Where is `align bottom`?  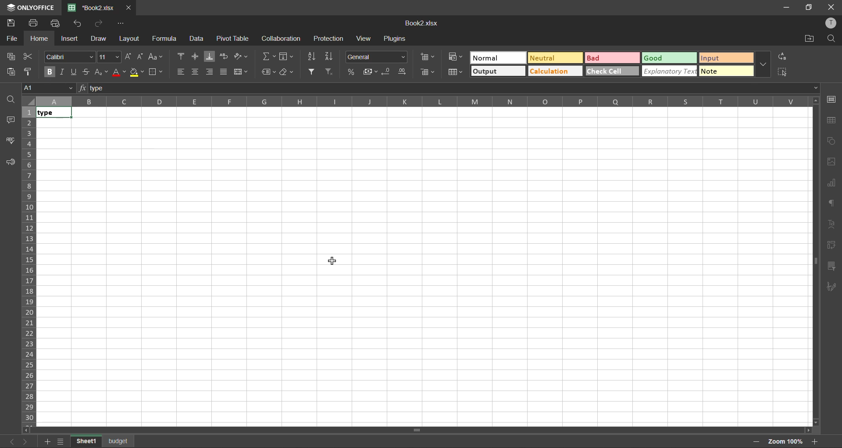 align bottom is located at coordinates (210, 57).